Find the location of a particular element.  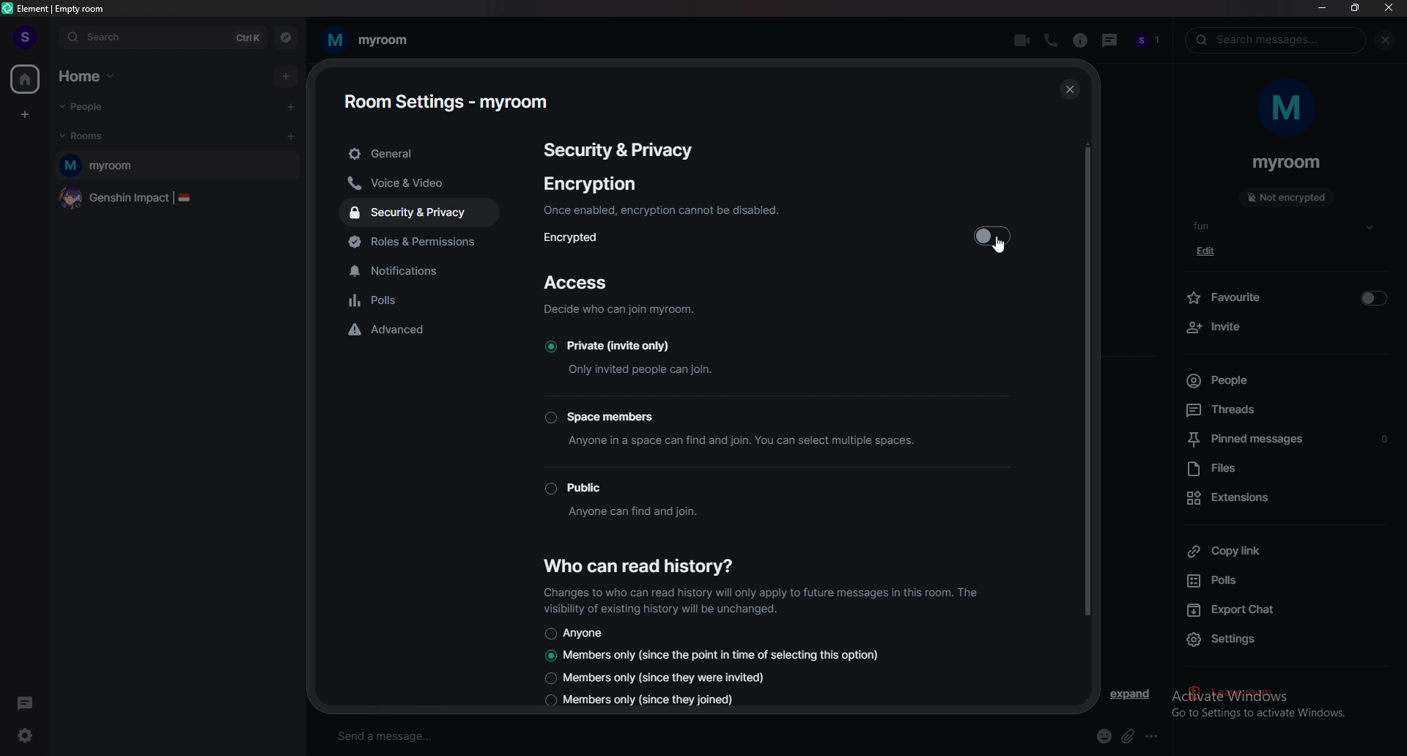

Changes to who can read history will only apply to future messages in this room. The visibility of existing history will be unchanged. is located at coordinates (761, 598).